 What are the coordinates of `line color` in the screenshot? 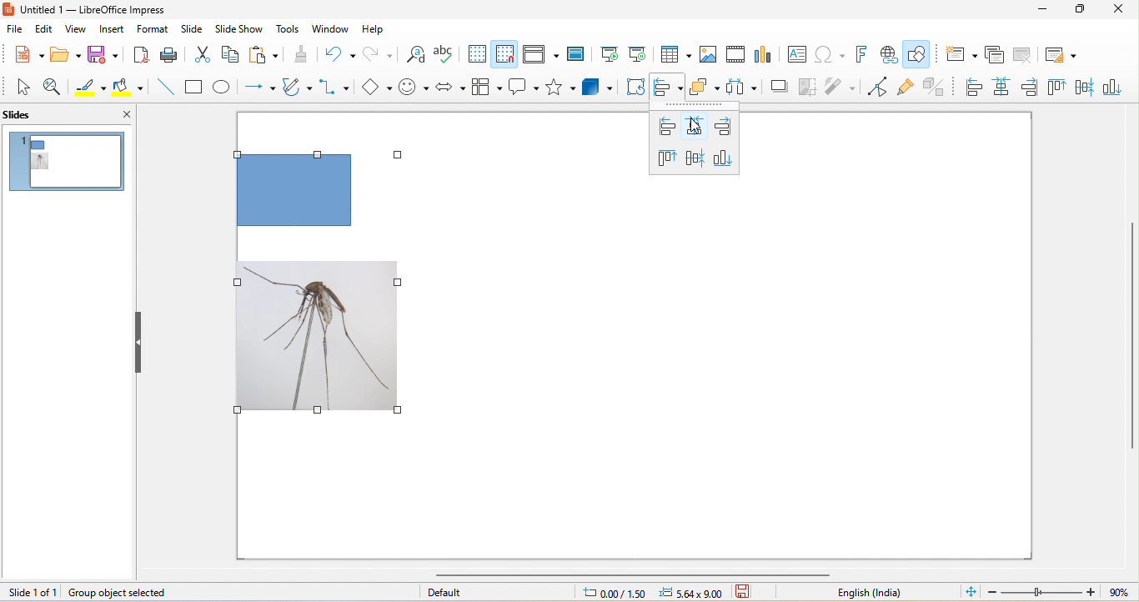 It's located at (90, 86).